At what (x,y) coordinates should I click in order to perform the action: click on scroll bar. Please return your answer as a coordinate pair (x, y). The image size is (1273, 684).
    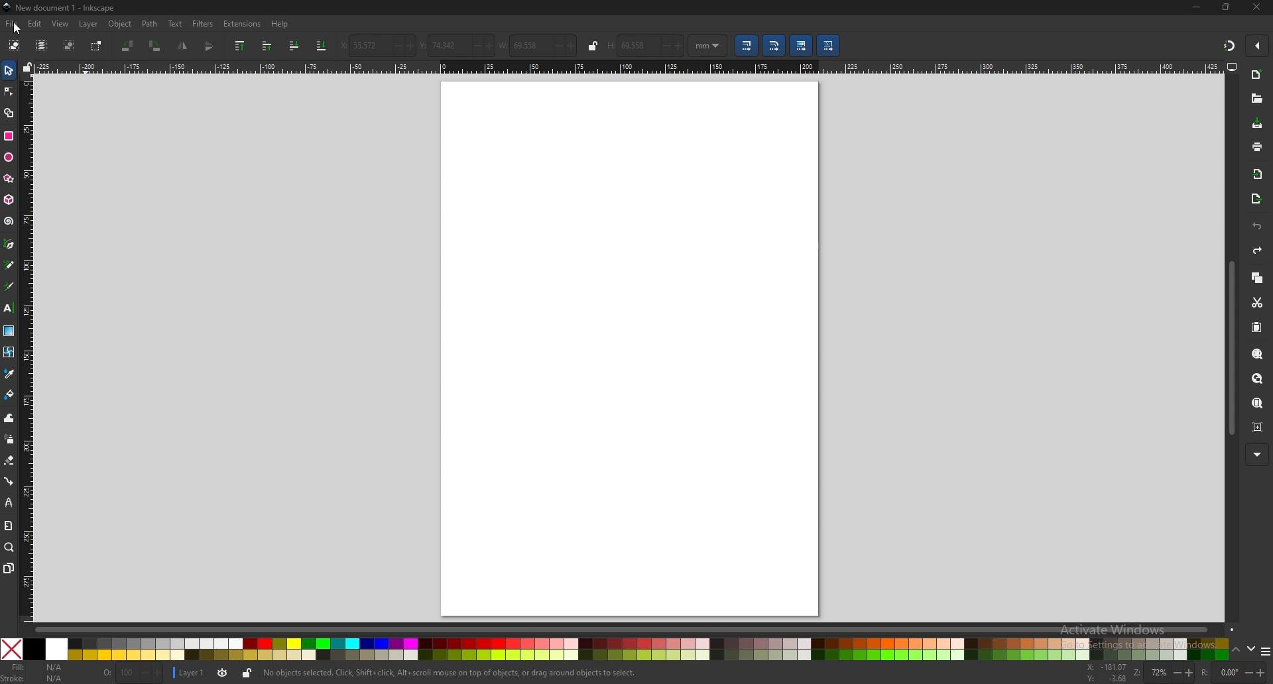
    Looking at the image, I should click on (637, 628).